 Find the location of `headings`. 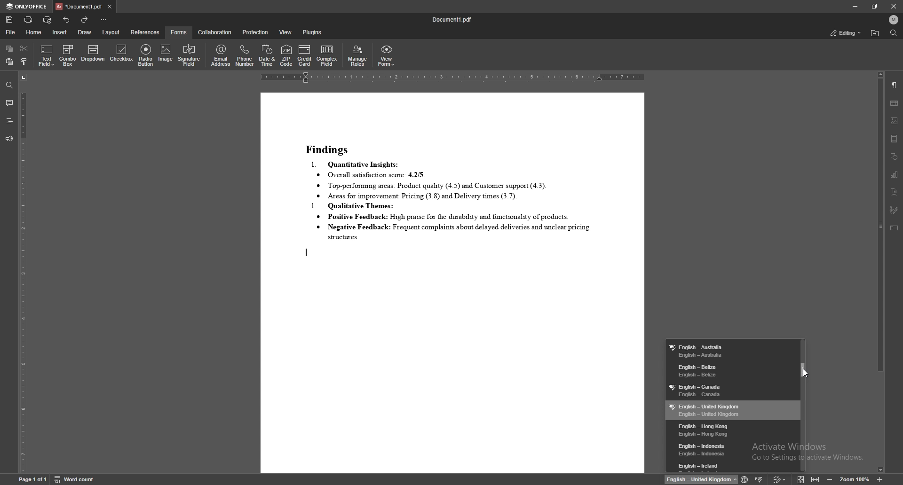

headings is located at coordinates (9, 121).